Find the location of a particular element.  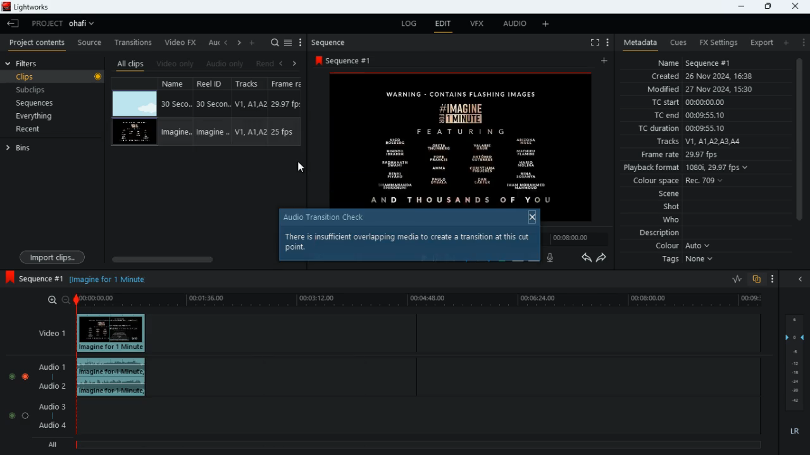

tc duration is located at coordinates (690, 128).